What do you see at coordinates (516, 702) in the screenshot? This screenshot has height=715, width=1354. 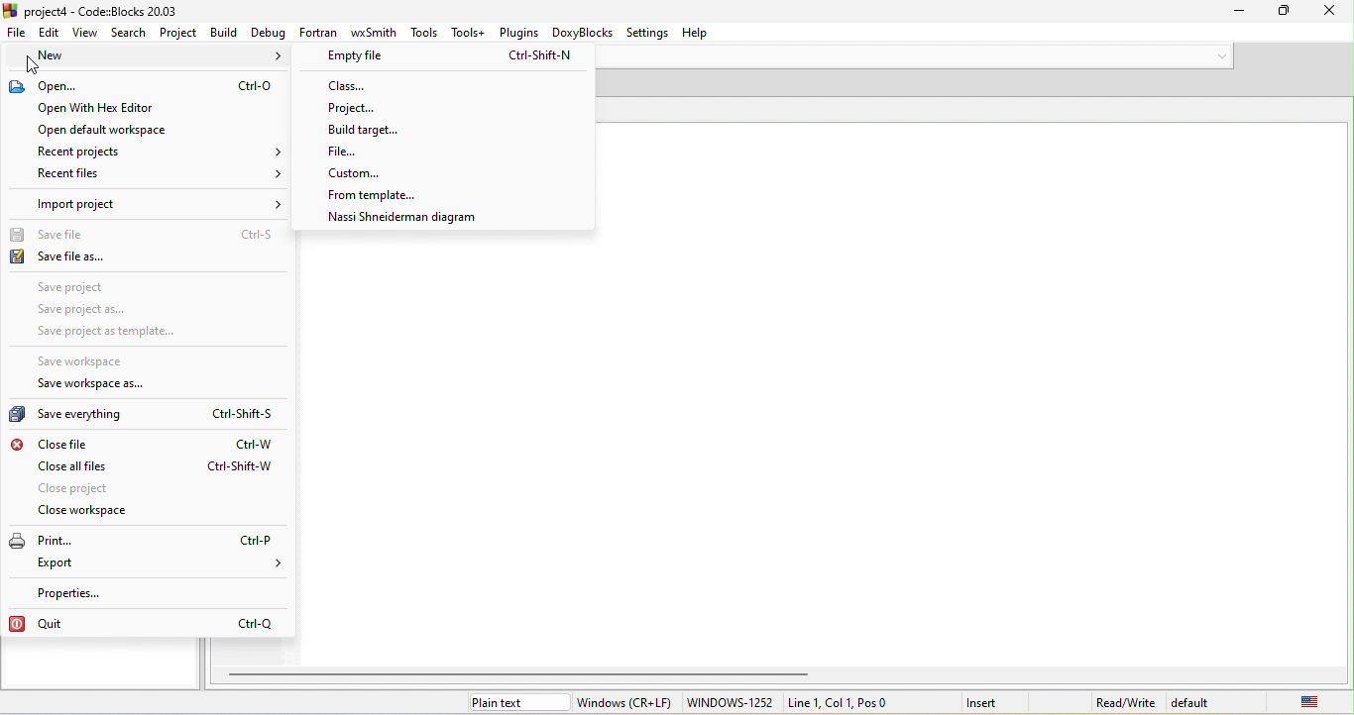 I see `plain text` at bounding box center [516, 702].